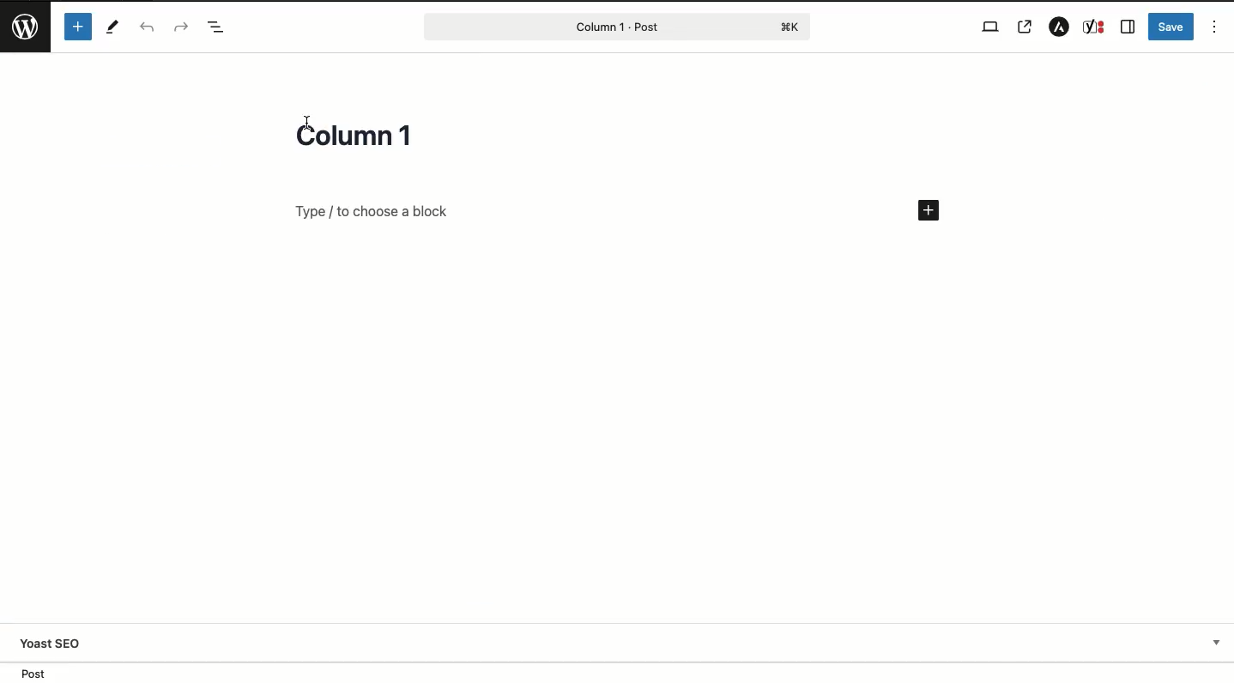 Image resolution: width=1234 pixels, height=683 pixels. Describe the element at coordinates (1056, 27) in the screenshot. I see `Astra` at that location.